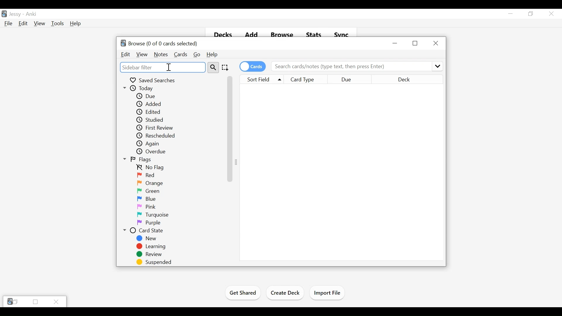 The height and width of the screenshot is (316, 562). I want to click on Close, so click(435, 43).